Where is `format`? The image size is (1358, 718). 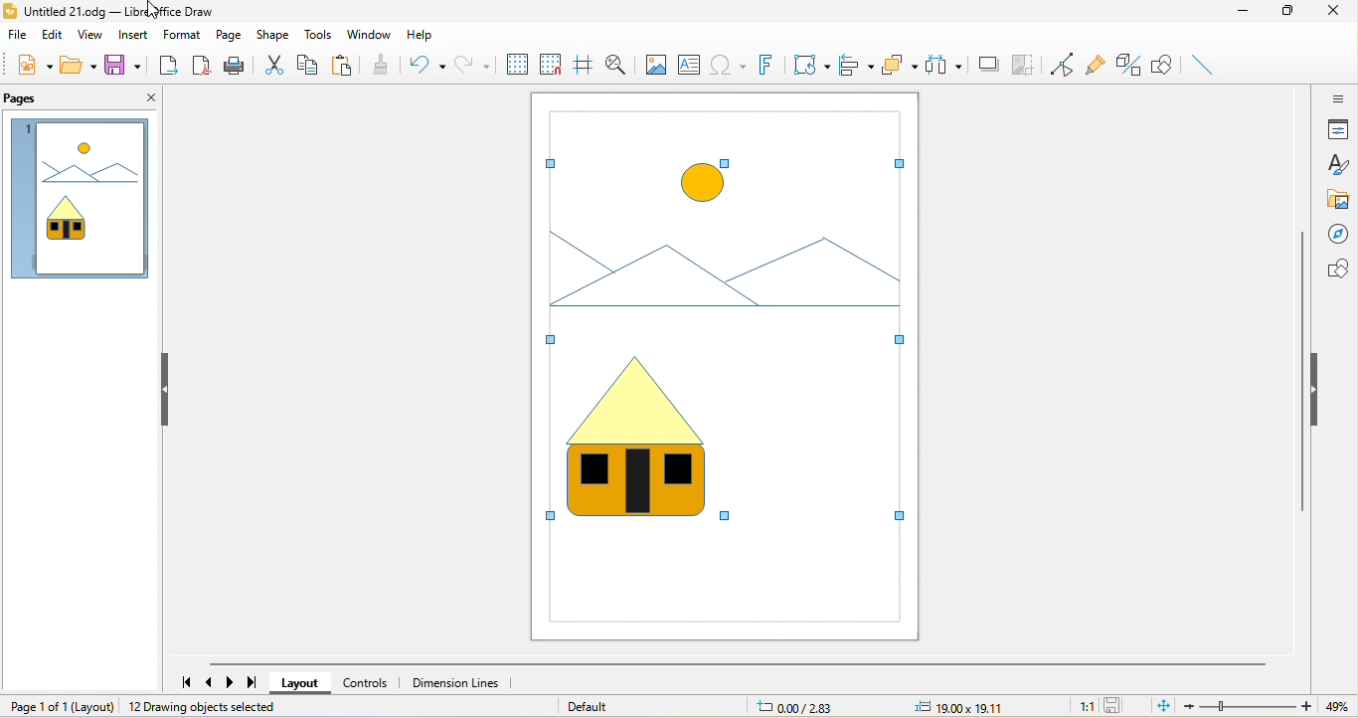
format is located at coordinates (183, 36).